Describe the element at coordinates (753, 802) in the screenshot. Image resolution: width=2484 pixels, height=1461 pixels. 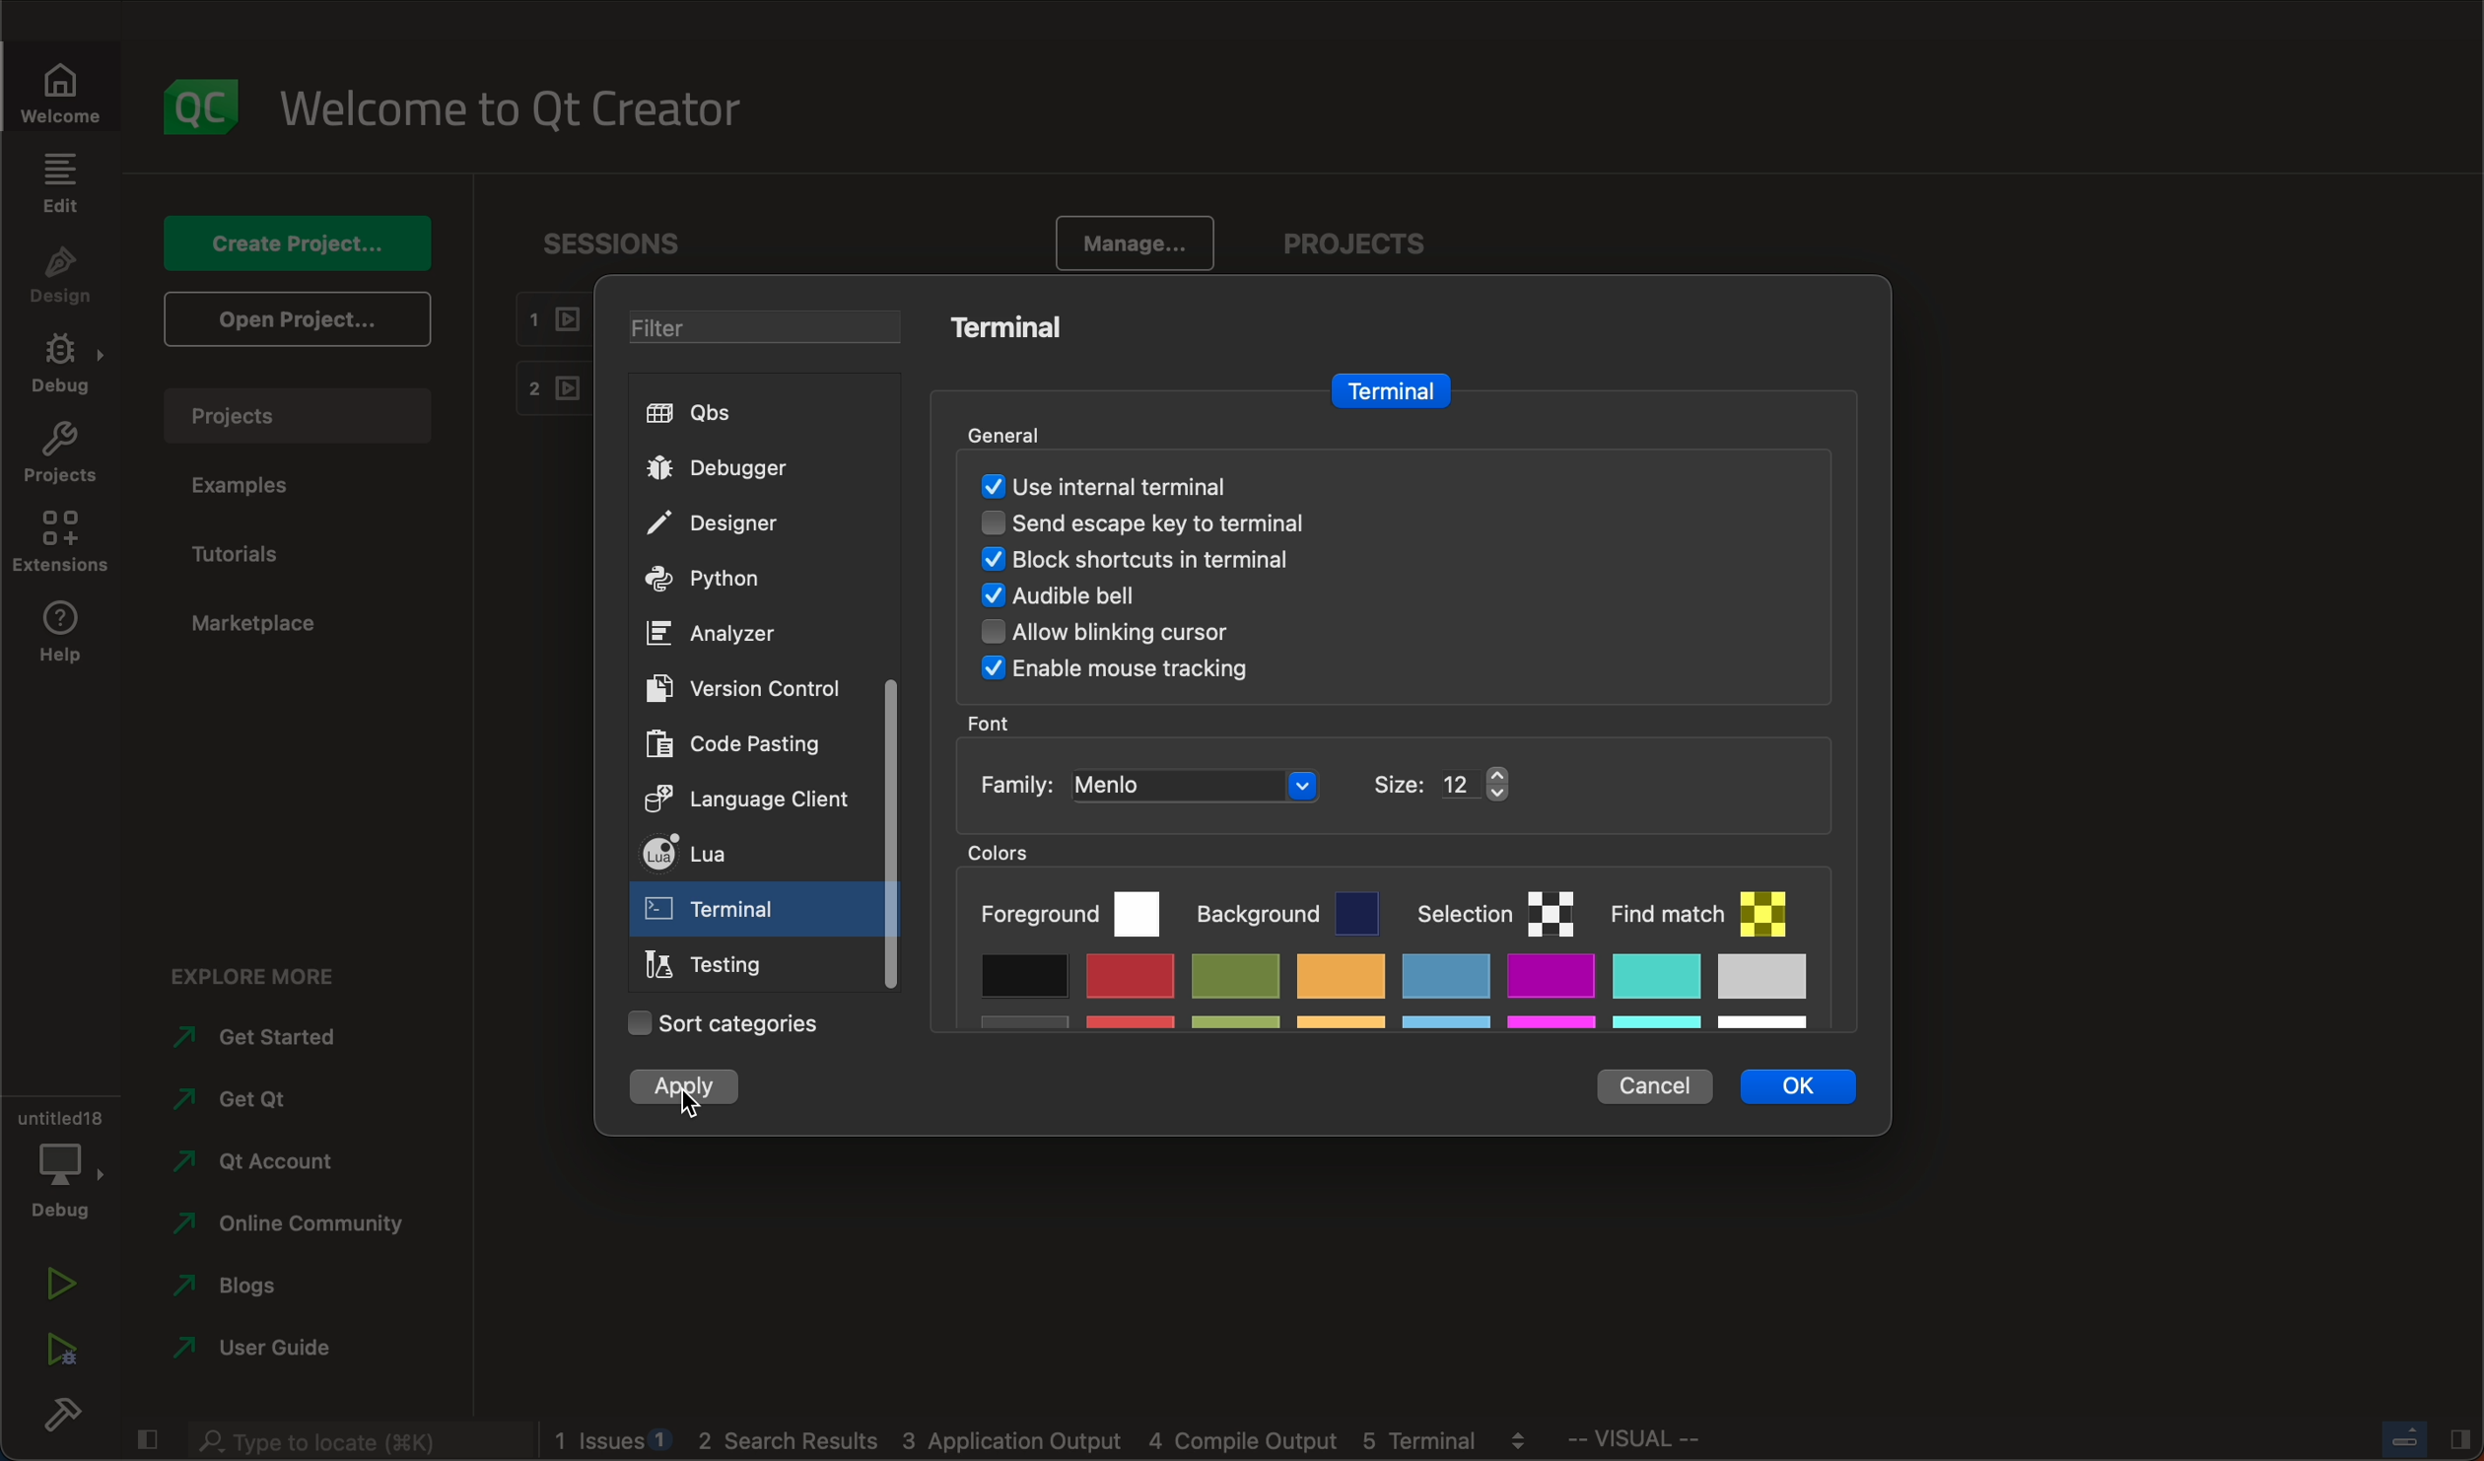
I see `language` at that location.